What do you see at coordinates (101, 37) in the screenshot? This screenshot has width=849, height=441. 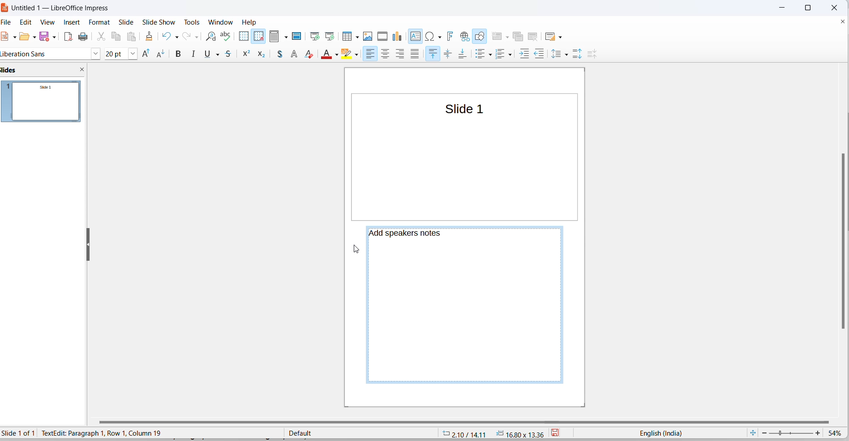 I see `cut` at bounding box center [101, 37].